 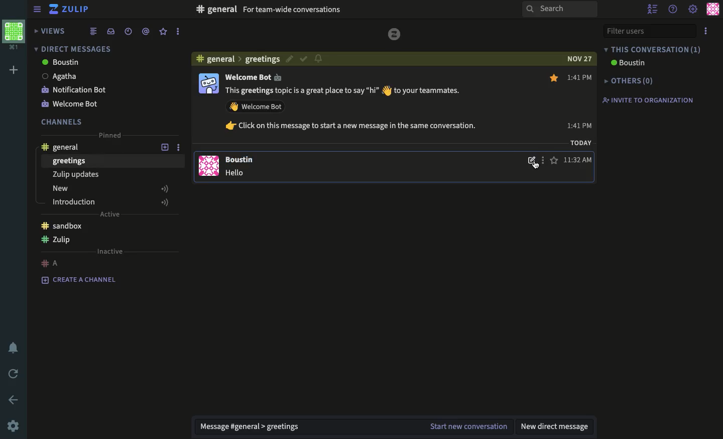 What do you see at coordinates (59, 241) in the screenshot?
I see `zulip` at bounding box center [59, 241].